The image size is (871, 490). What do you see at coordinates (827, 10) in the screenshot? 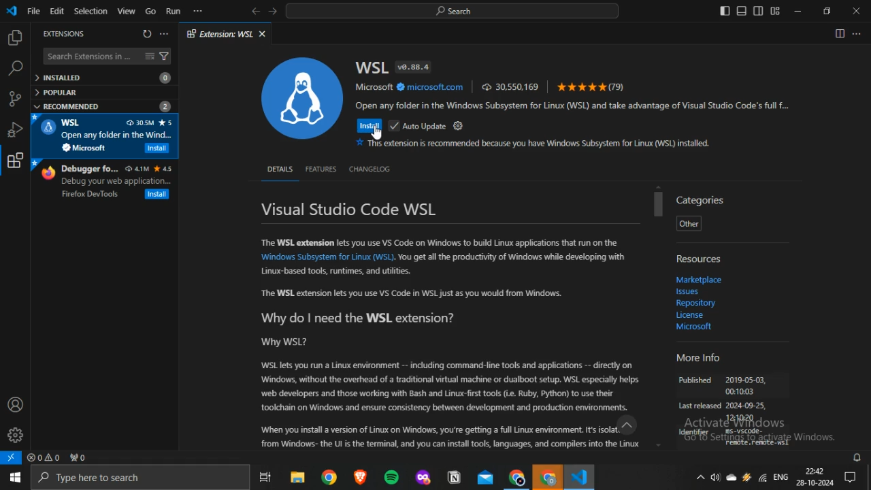
I see `restore` at bounding box center [827, 10].